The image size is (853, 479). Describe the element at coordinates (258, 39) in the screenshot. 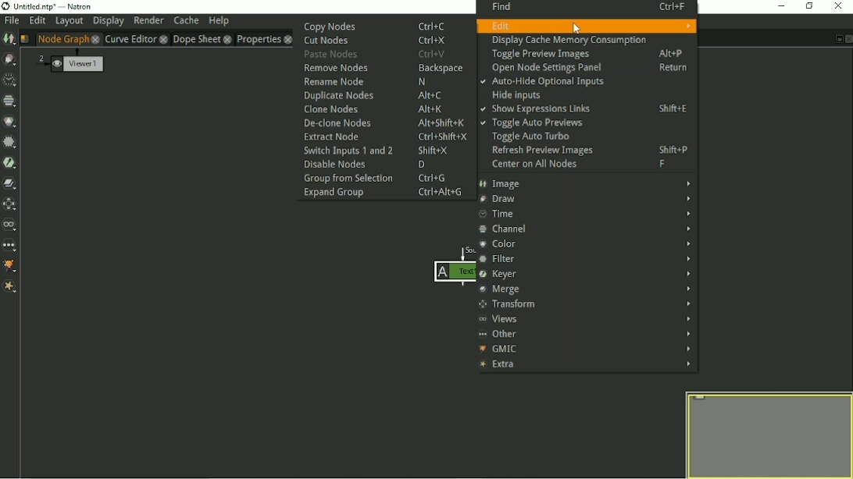

I see `Properties` at that location.